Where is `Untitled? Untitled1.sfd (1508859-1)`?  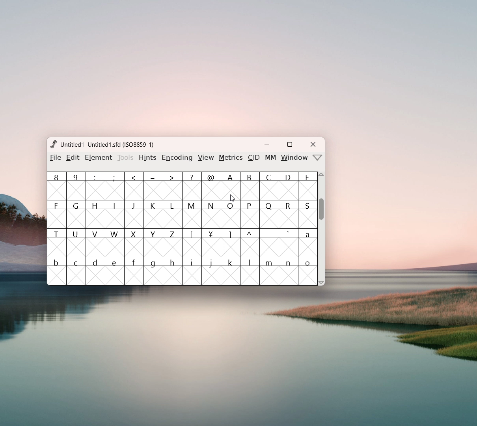
Untitled? Untitled1.sfd (1508859-1) is located at coordinates (110, 144).